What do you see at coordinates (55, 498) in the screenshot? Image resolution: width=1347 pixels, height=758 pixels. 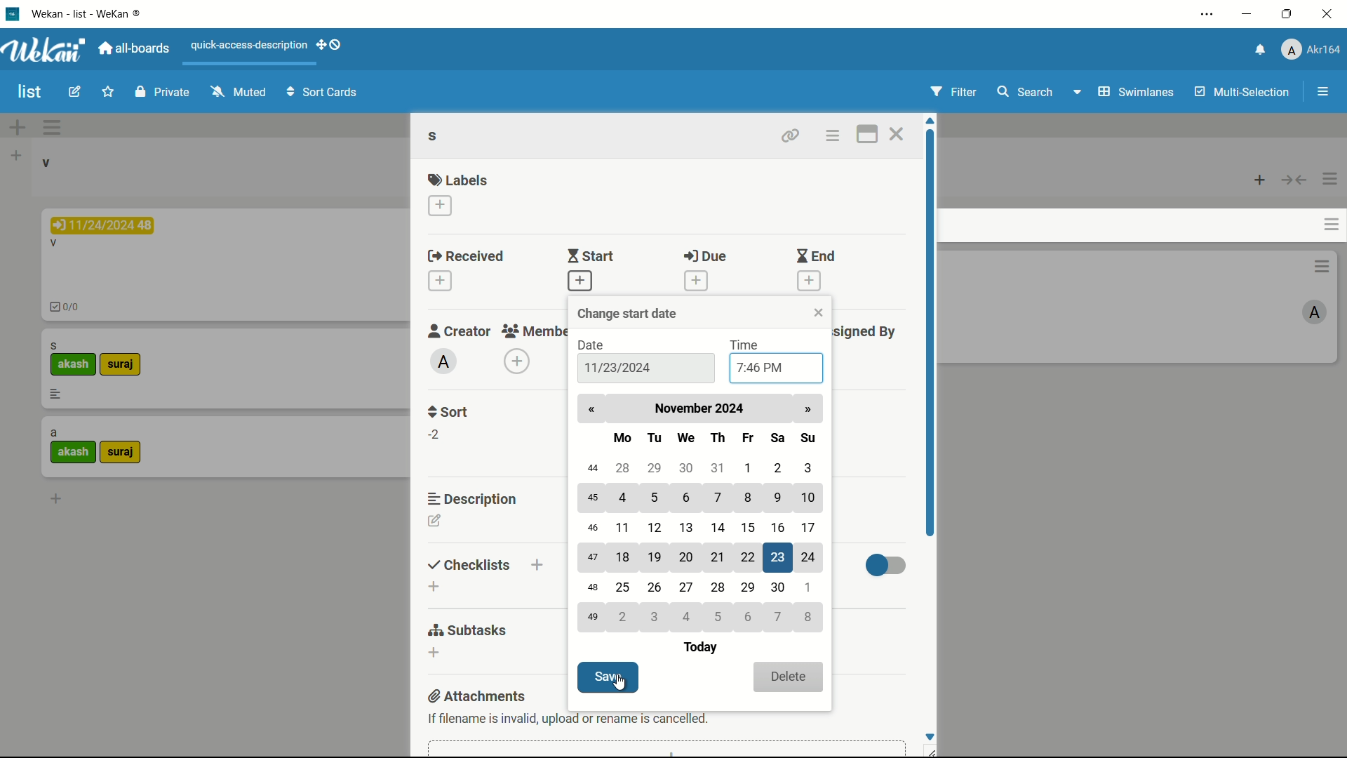 I see `add card bottom` at bounding box center [55, 498].